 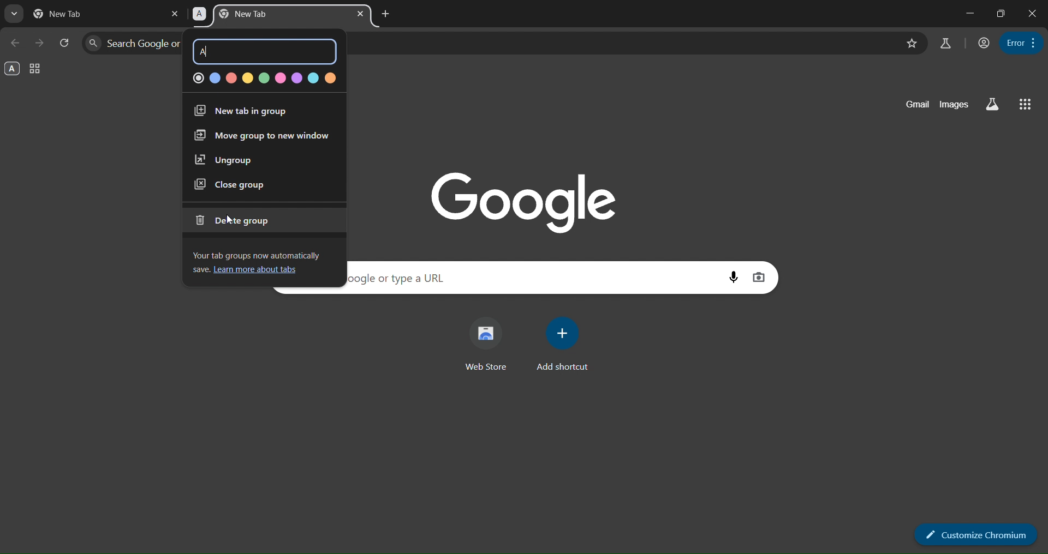 I want to click on google, so click(x=529, y=199).